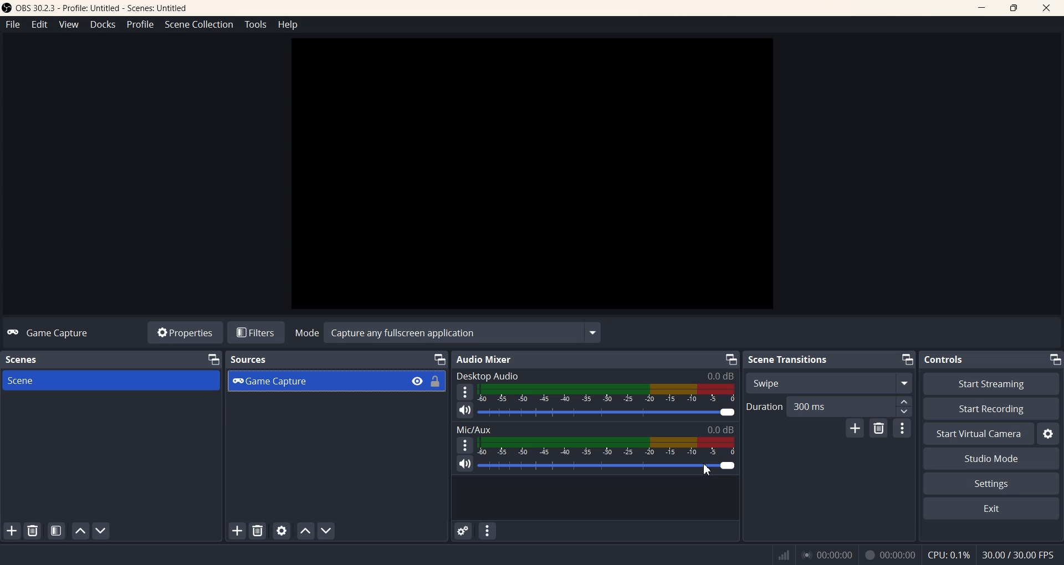 The height and width of the screenshot is (565, 1064). Describe the element at coordinates (248, 360) in the screenshot. I see `Text` at that location.